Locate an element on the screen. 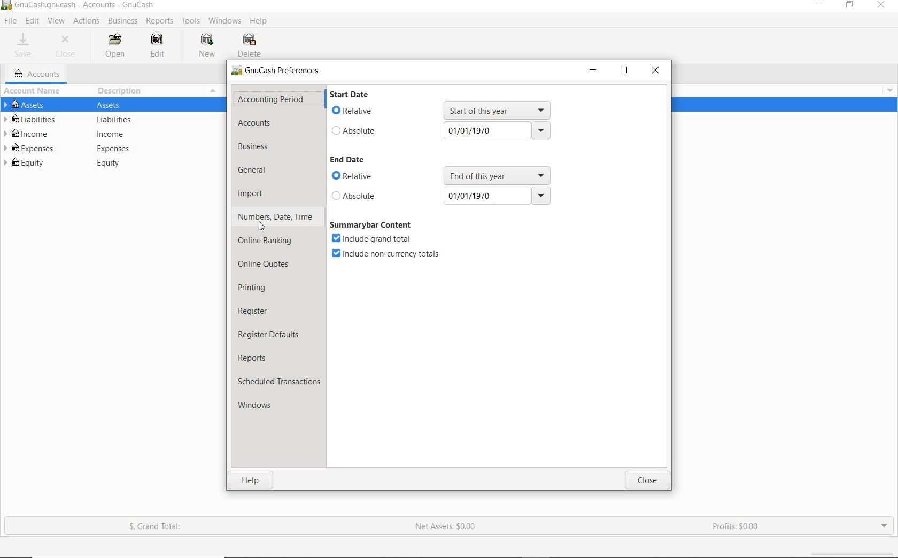 The image size is (898, 558). OPEN is located at coordinates (116, 46).